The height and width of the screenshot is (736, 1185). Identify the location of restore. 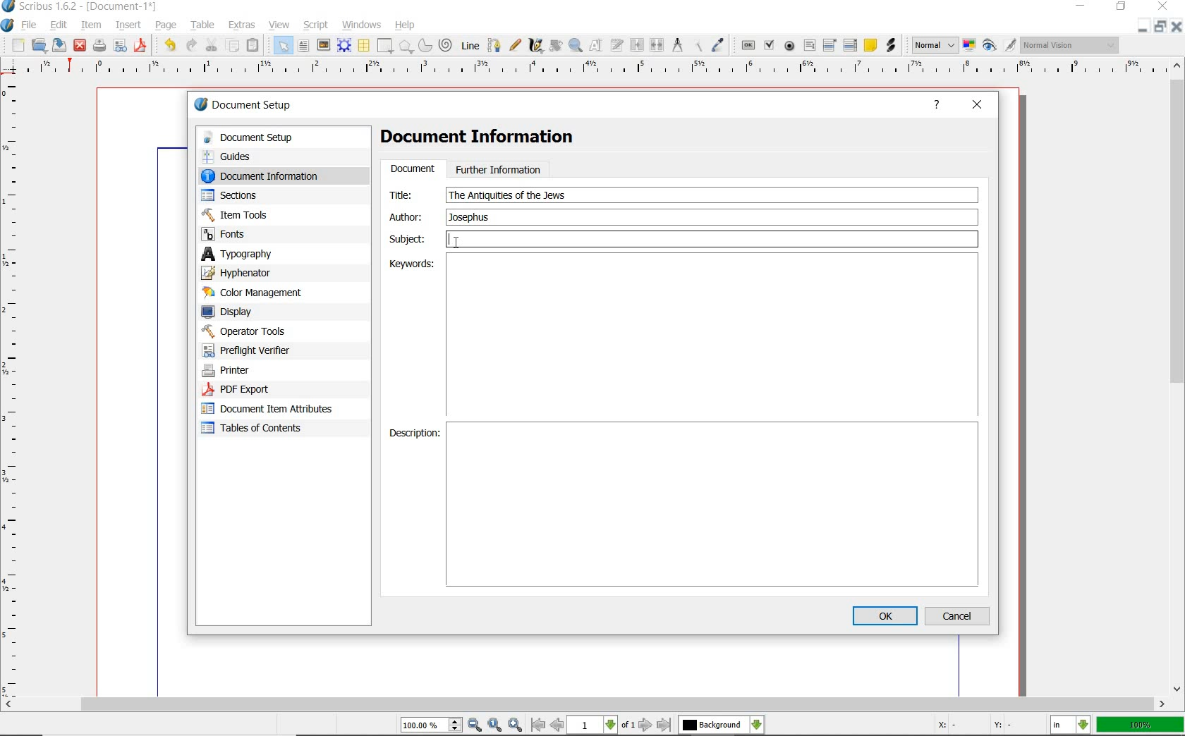
(1157, 25).